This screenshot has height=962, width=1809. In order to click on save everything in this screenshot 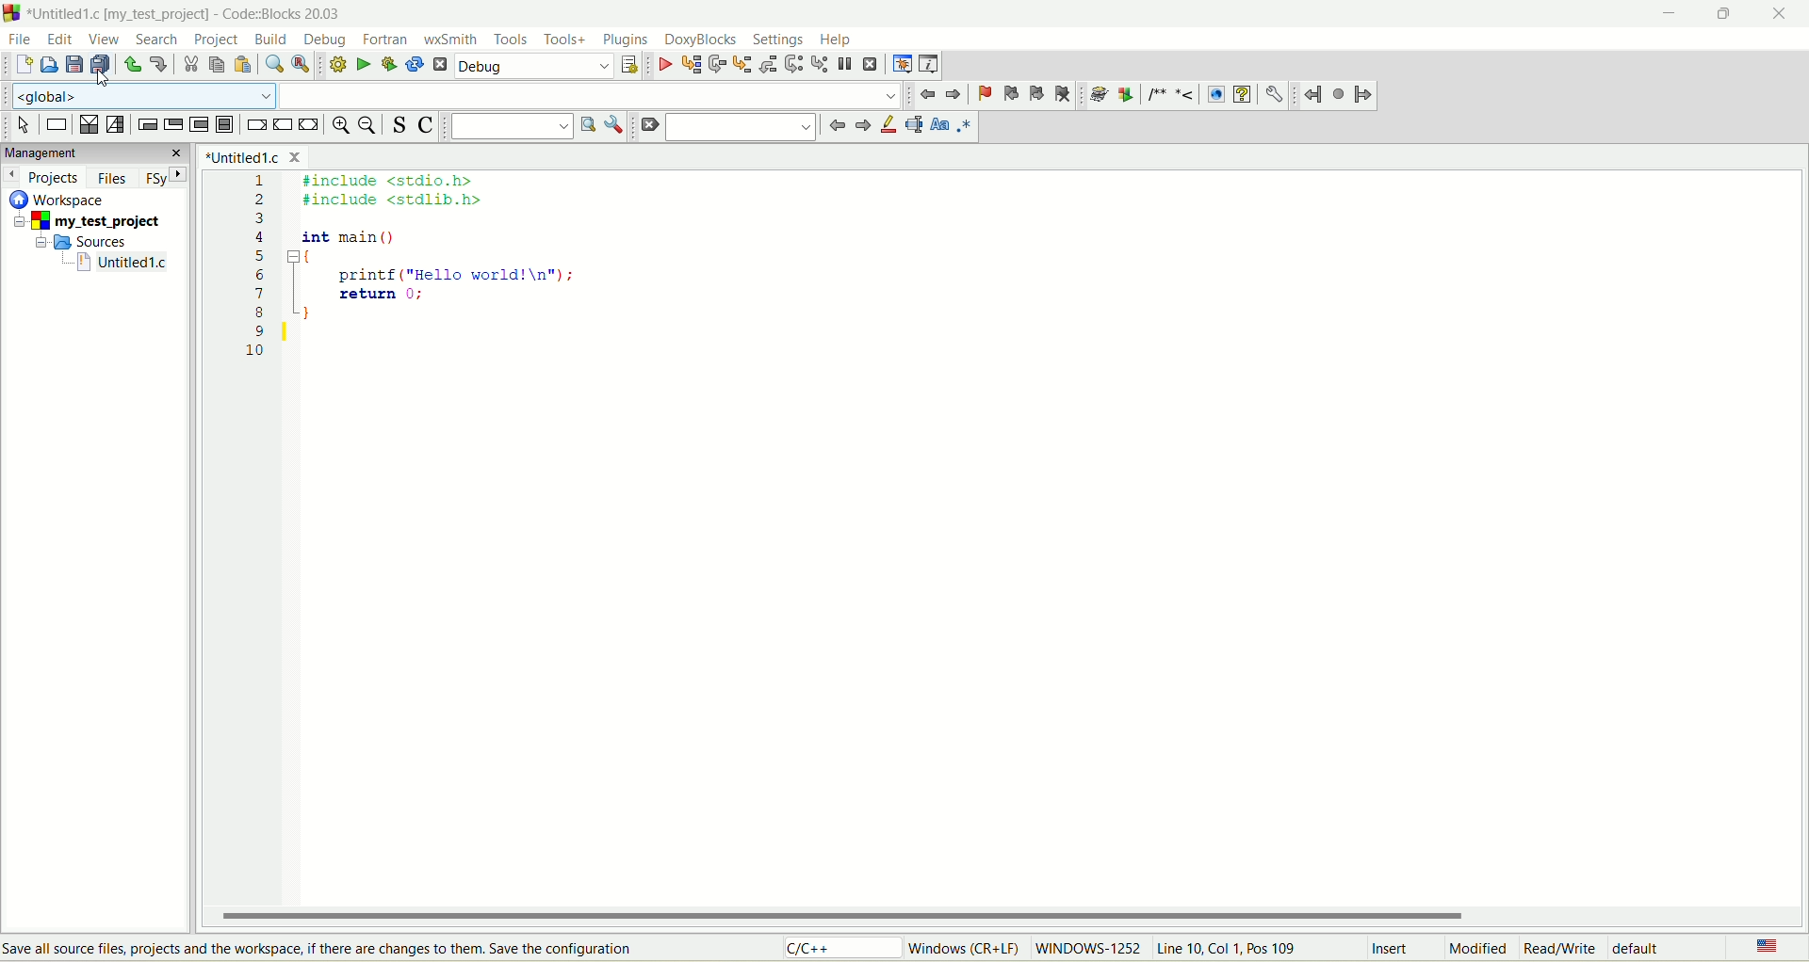, I will do `click(103, 66)`.